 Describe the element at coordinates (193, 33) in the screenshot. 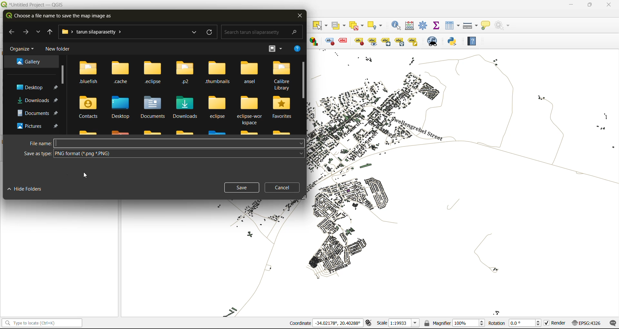

I see `explore` at that location.